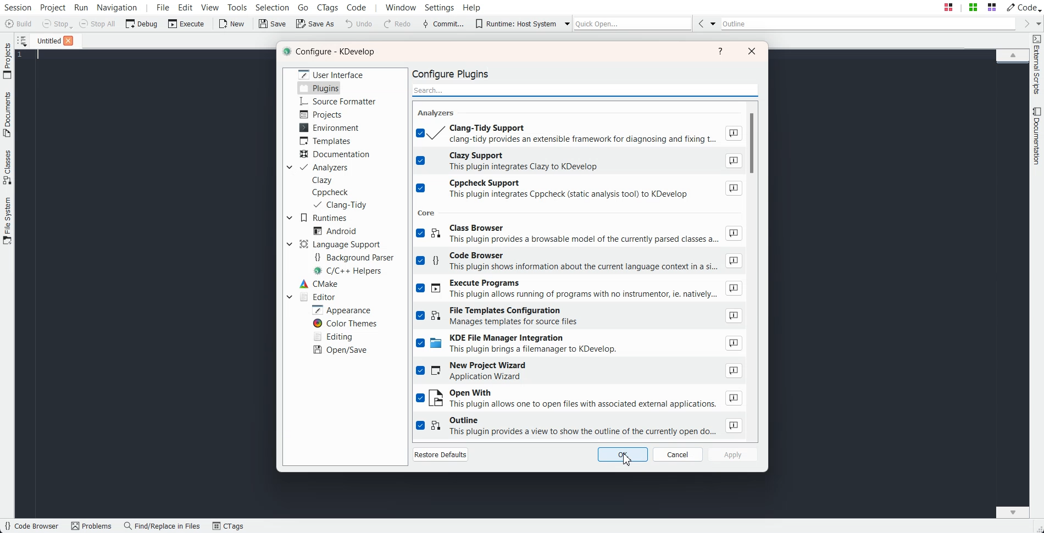 The width and height of the screenshot is (1044, 533). What do you see at coordinates (442, 7) in the screenshot?
I see `Settings` at bounding box center [442, 7].